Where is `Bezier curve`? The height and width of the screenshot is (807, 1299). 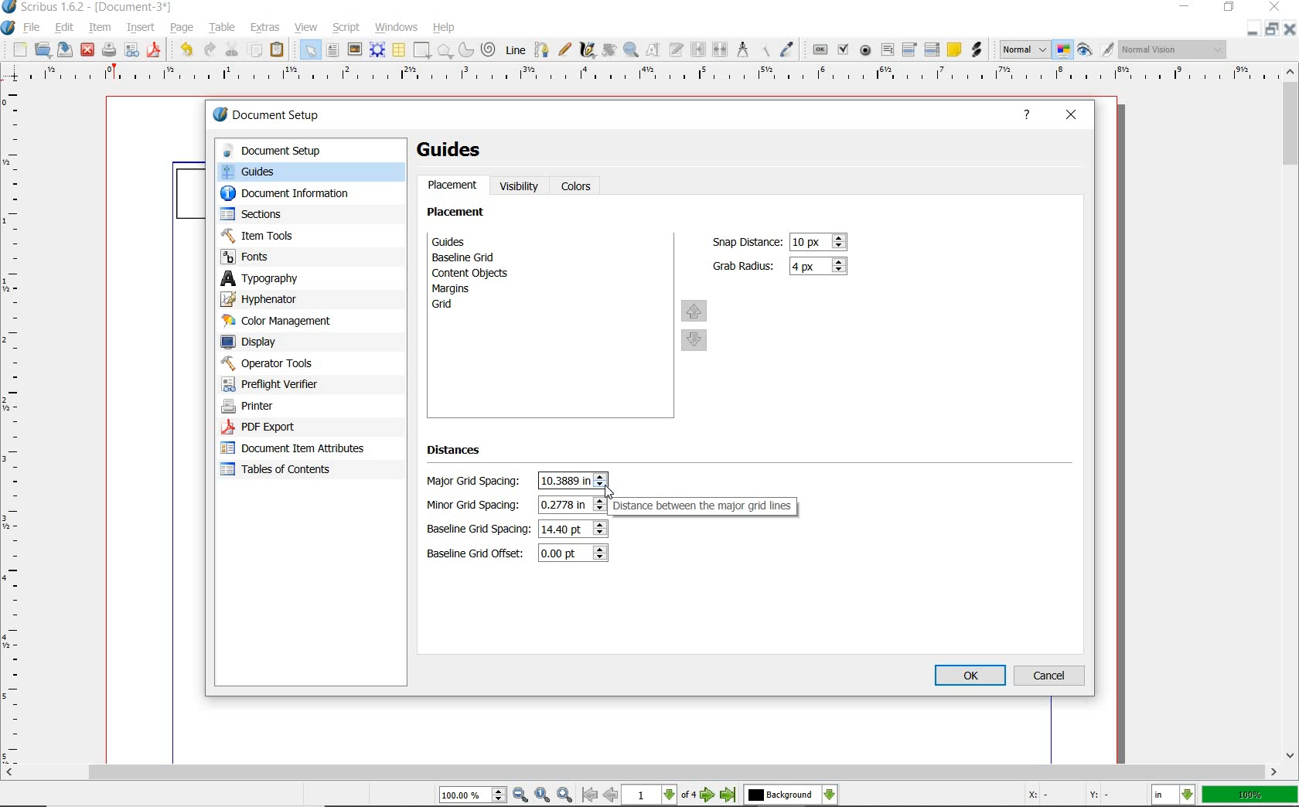
Bezier curve is located at coordinates (541, 49).